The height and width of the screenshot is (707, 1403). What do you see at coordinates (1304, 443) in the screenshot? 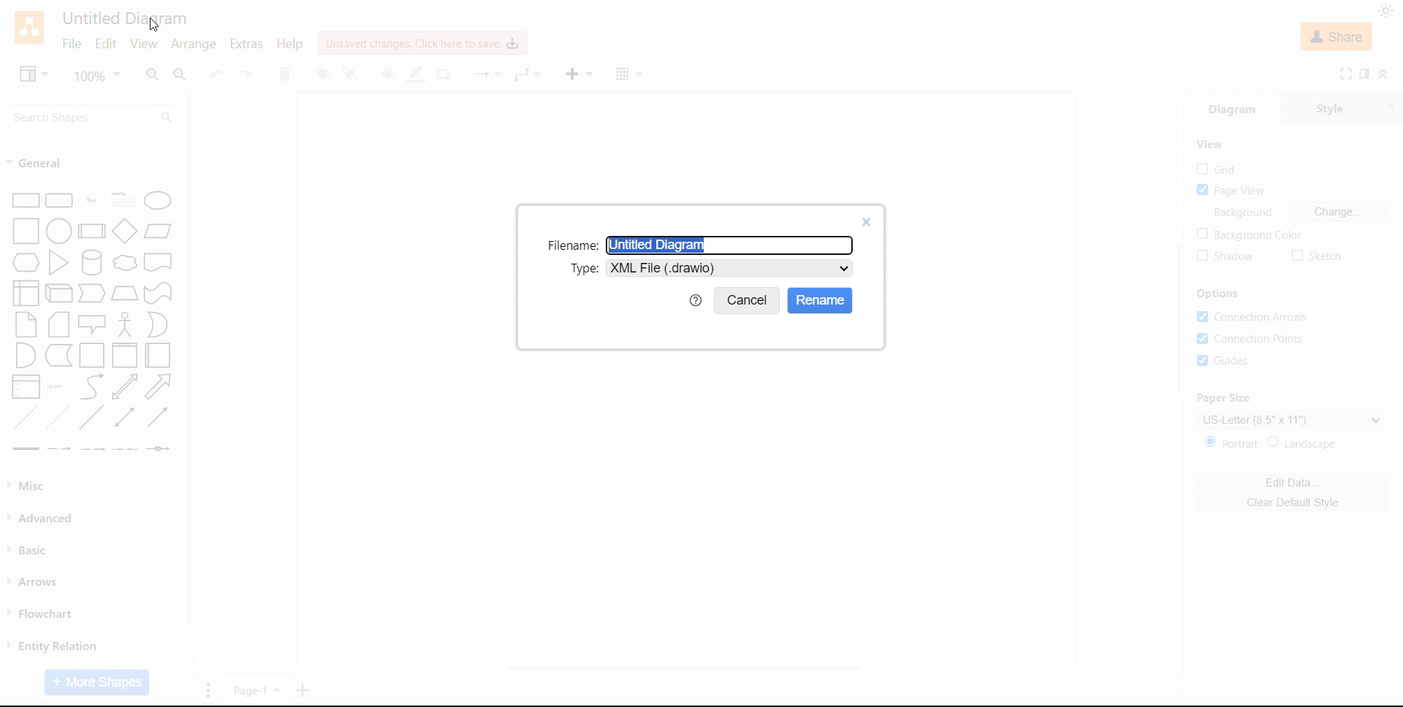
I see `Landscape ` at bounding box center [1304, 443].